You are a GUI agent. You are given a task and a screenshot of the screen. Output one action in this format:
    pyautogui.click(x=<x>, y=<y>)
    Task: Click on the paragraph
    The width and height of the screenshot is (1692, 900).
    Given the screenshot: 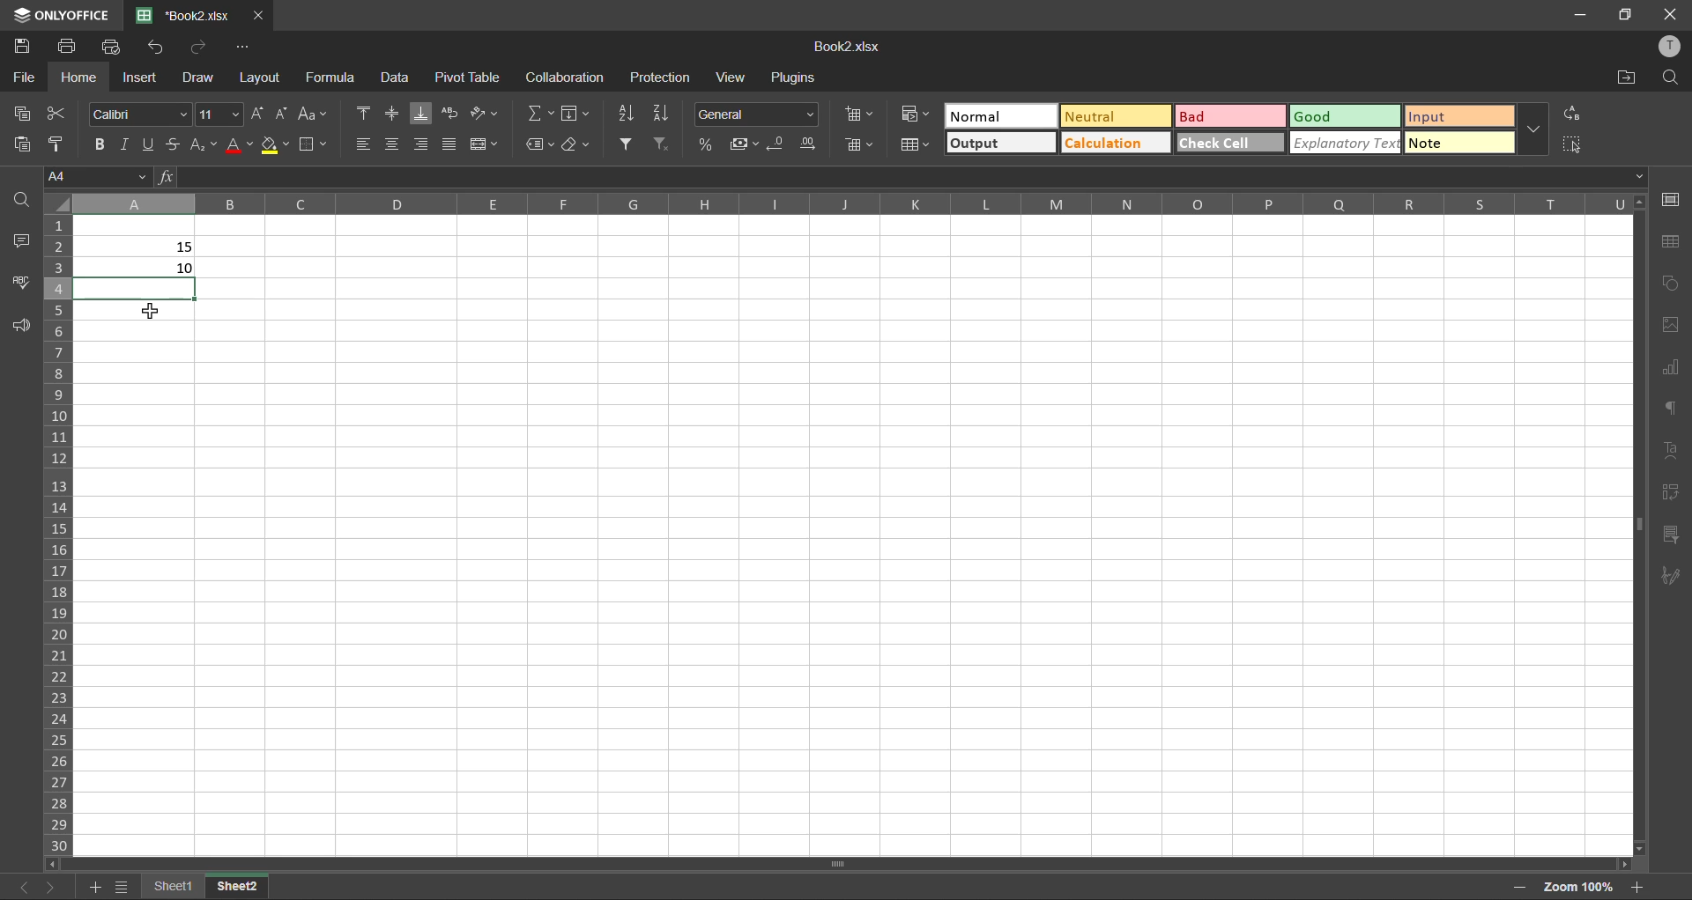 What is the action you would take?
    pyautogui.click(x=1670, y=409)
    